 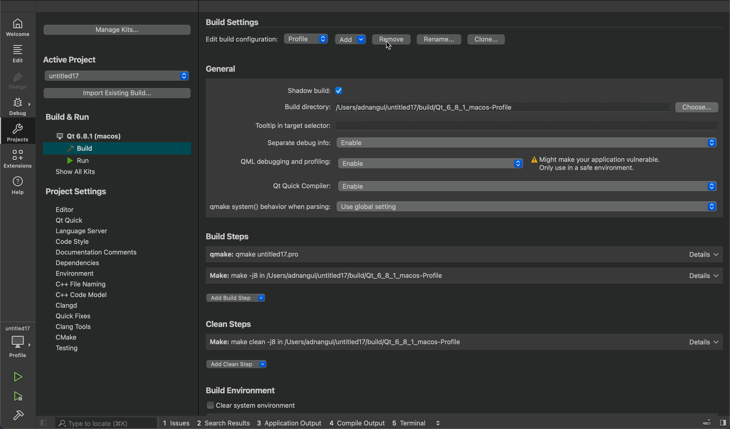 I want to click on details, so click(x=707, y=343).